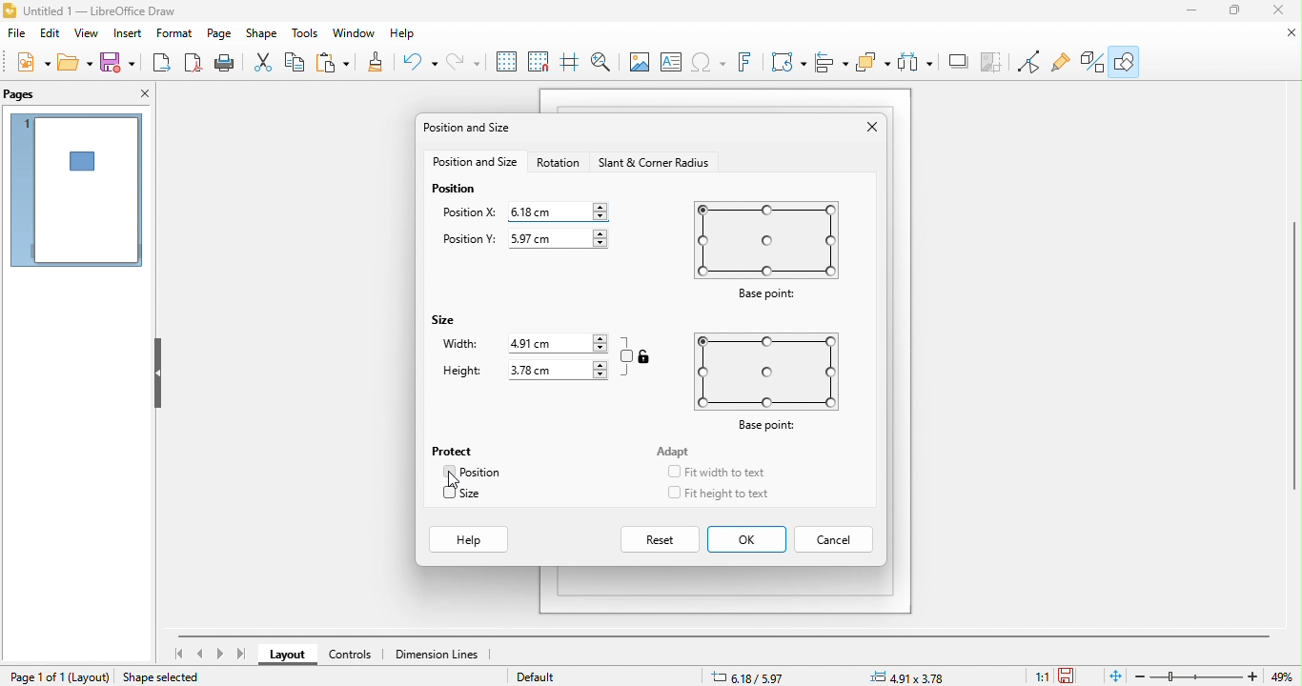  Describe the element at coordinates (774, 676) in the screenshot. I see `7.75/8.45` at that location.